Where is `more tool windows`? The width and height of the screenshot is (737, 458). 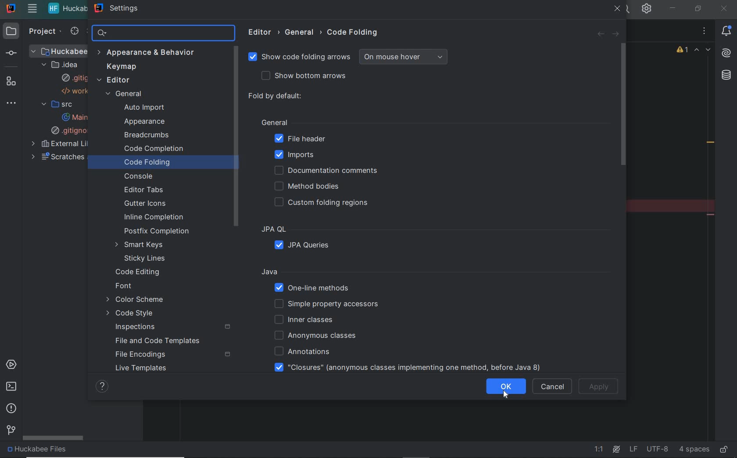 more tool windows is located at coordinates (14, 104).